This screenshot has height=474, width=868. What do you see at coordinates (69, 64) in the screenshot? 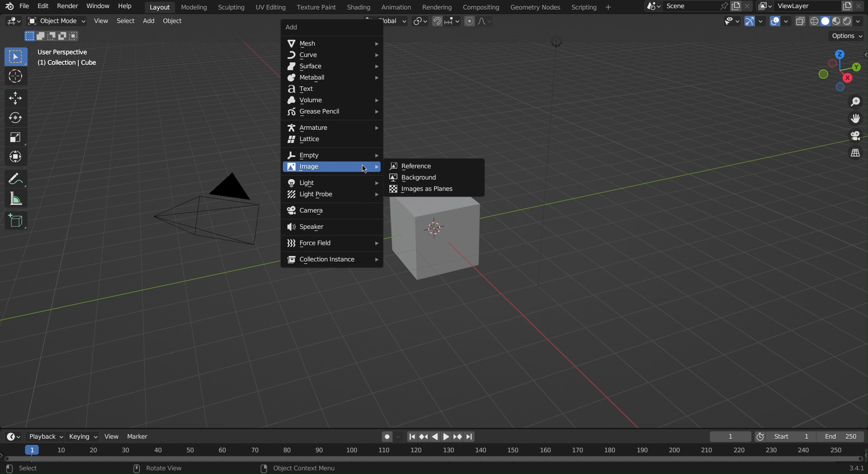
I see `(1) Collection | Cube` at bounding box center [69, 64].